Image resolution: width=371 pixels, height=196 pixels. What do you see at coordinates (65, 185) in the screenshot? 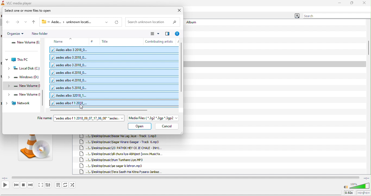
I see `toggle between loop all` at bounding box center [65, 185].